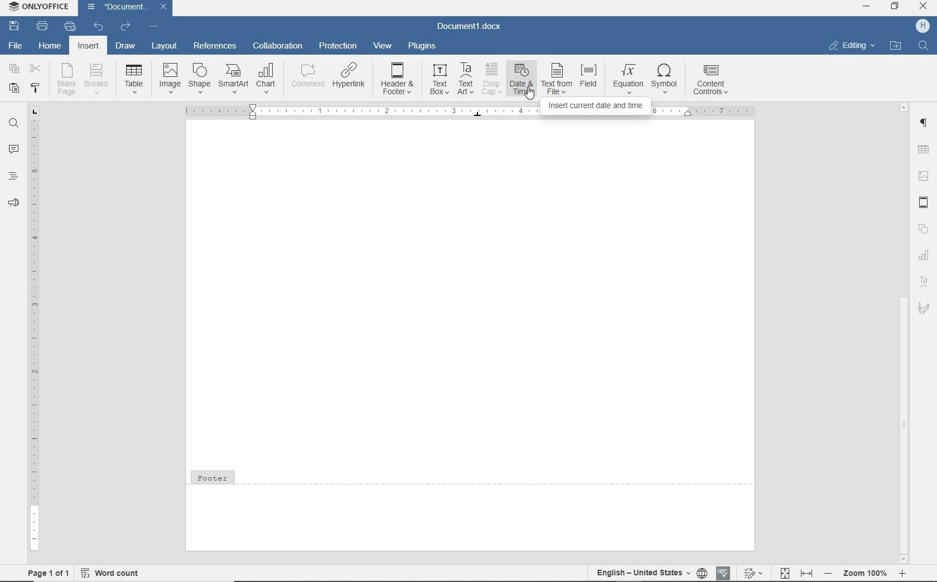  Describe the element at coordinates (924, 256) in the screenshot. I see `chart` at that location.